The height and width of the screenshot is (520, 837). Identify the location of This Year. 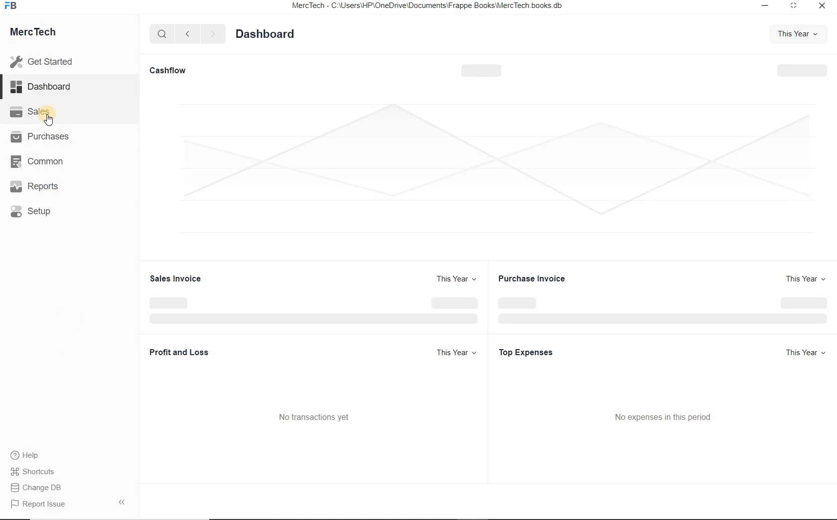
(804, 280).